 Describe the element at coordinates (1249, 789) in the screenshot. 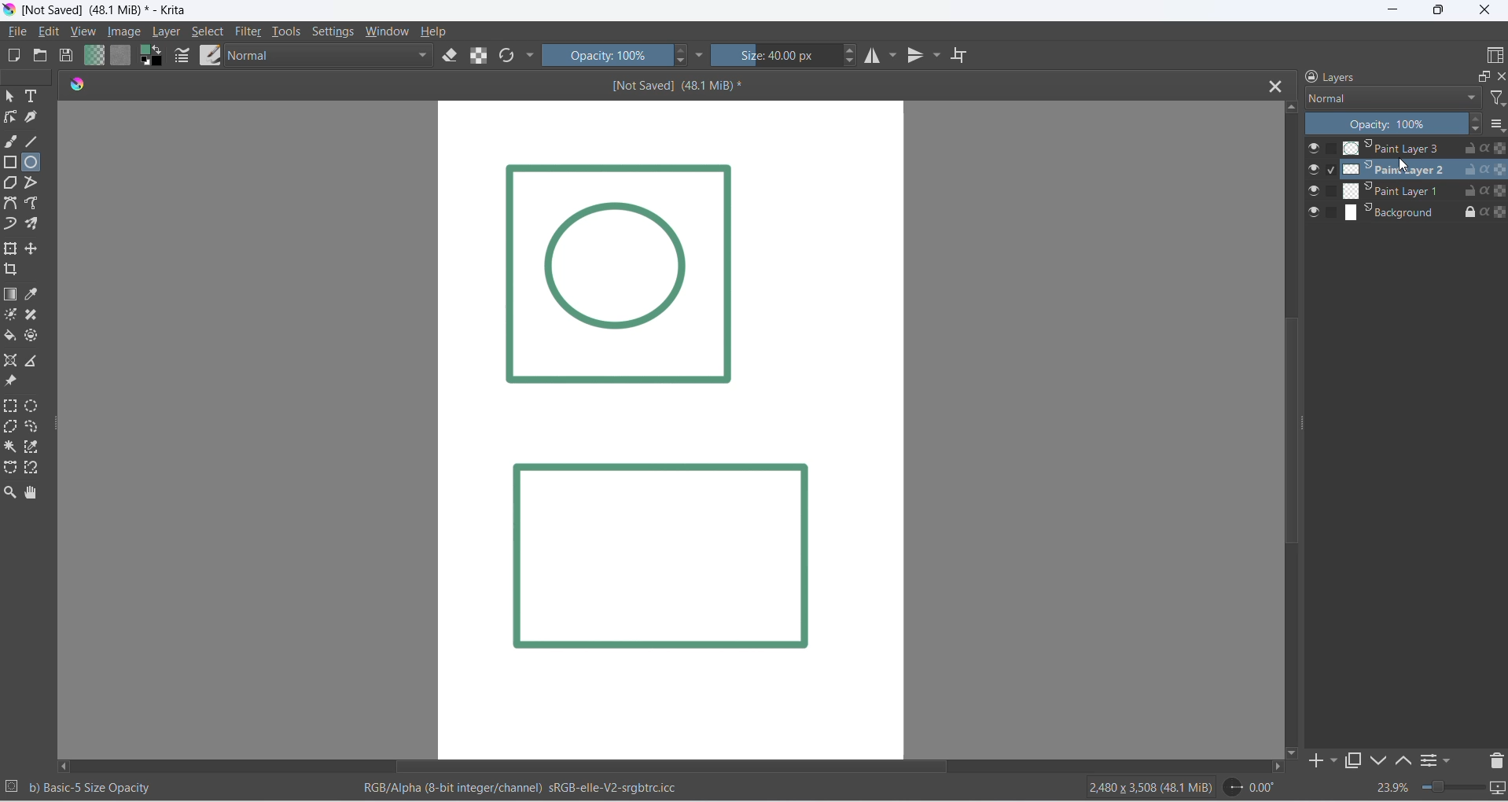

I see `0.00` at that location.